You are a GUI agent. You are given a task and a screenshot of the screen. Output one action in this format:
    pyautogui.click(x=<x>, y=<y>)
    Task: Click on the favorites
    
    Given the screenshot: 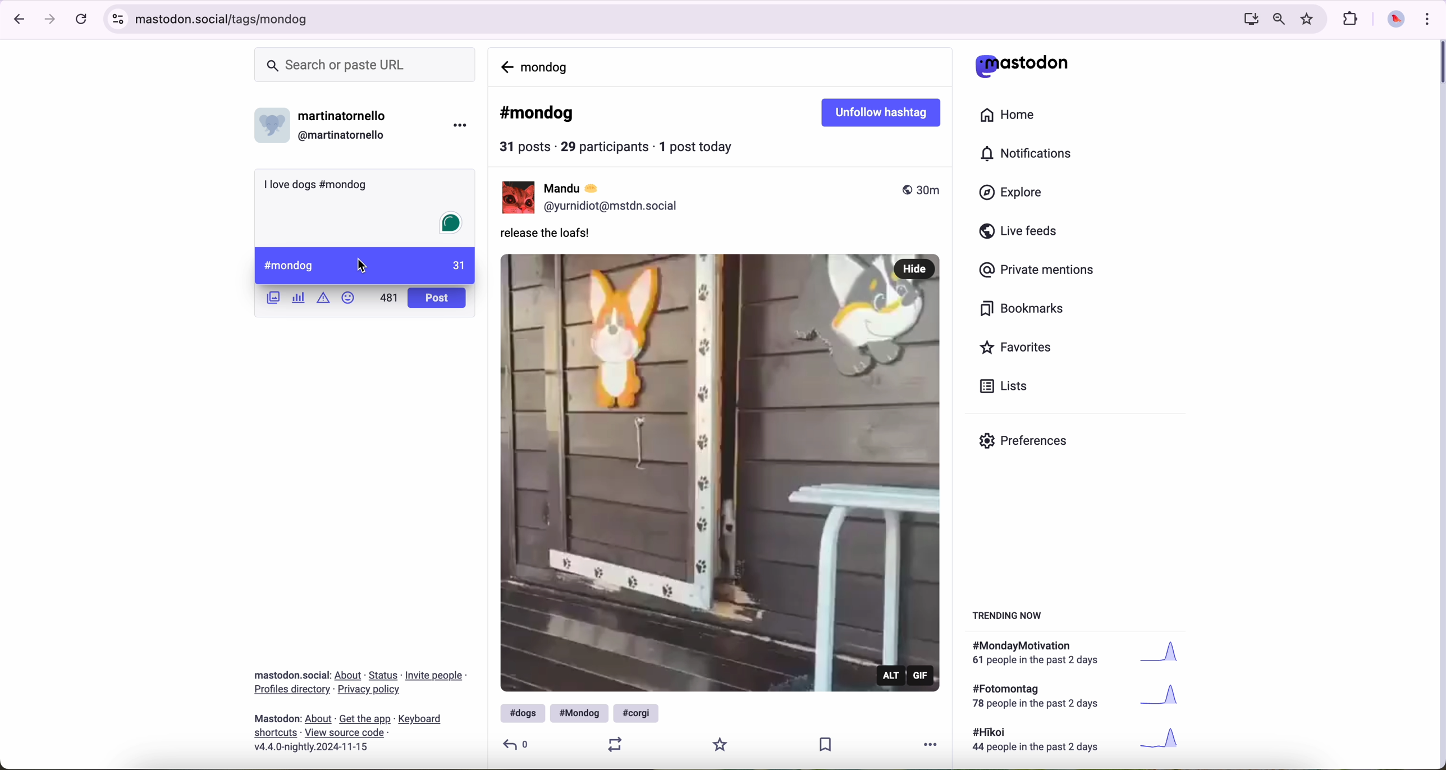 What is the action you would take?
    pyautogui.click(x=1018, y=348)
    